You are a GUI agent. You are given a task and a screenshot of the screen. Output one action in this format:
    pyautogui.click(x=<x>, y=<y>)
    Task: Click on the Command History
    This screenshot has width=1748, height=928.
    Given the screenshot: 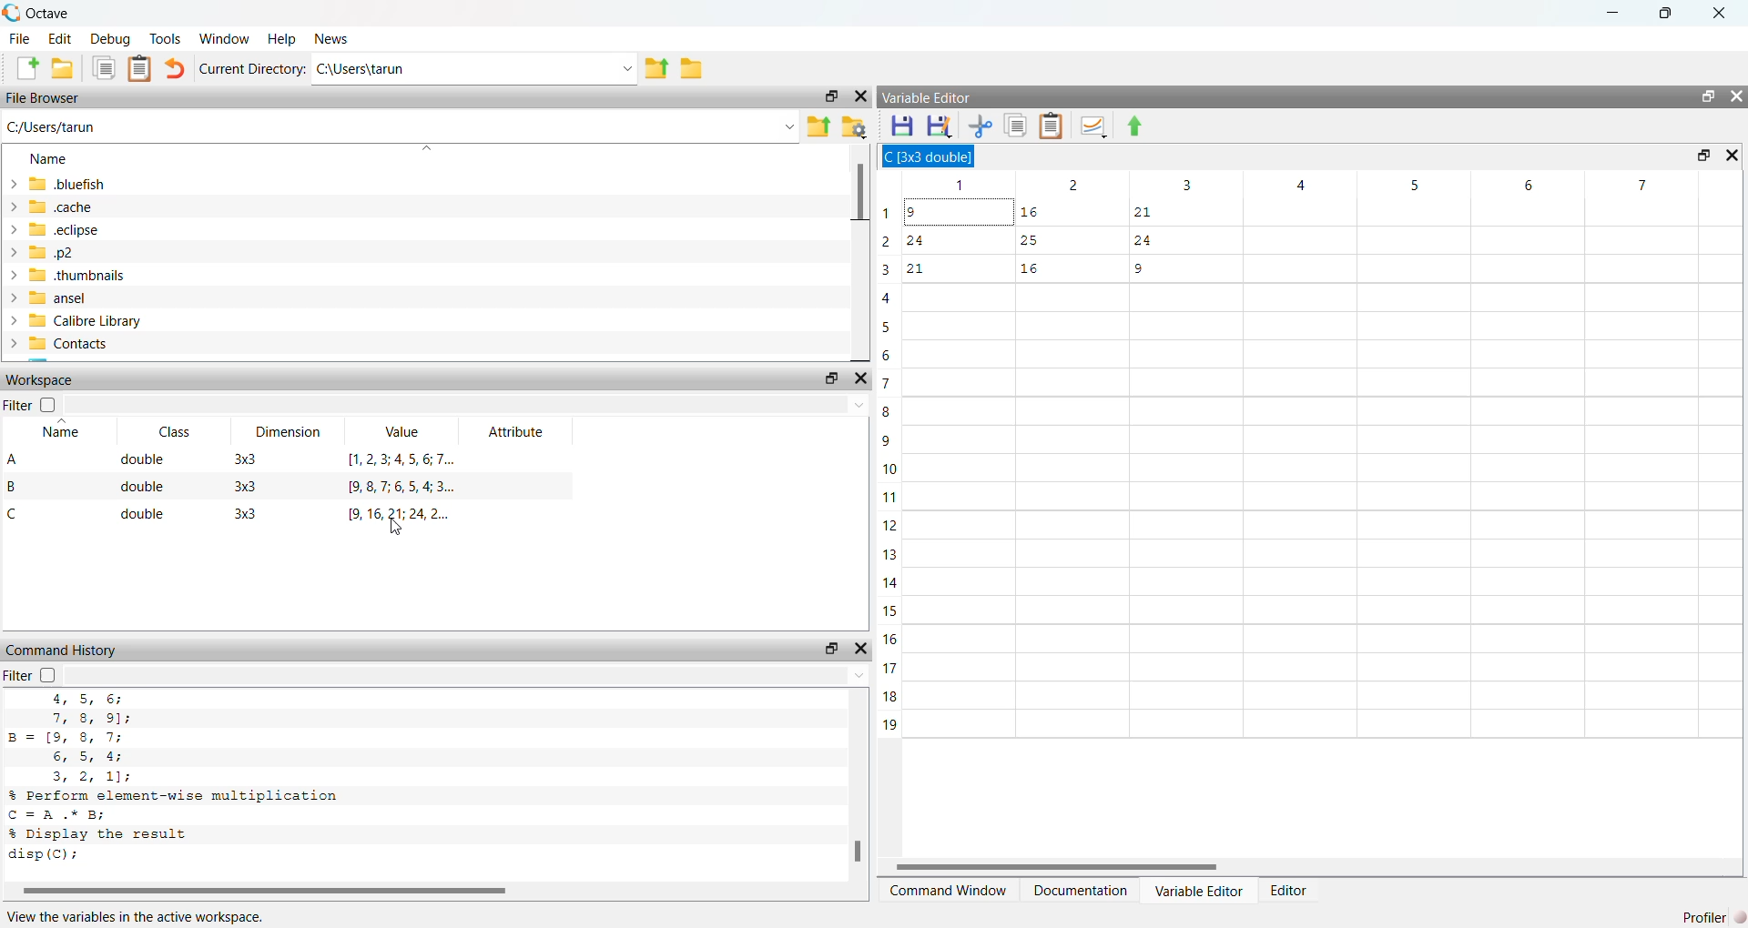 What is the action you would take?
    pyautogui.click(x=62, y=651)
    